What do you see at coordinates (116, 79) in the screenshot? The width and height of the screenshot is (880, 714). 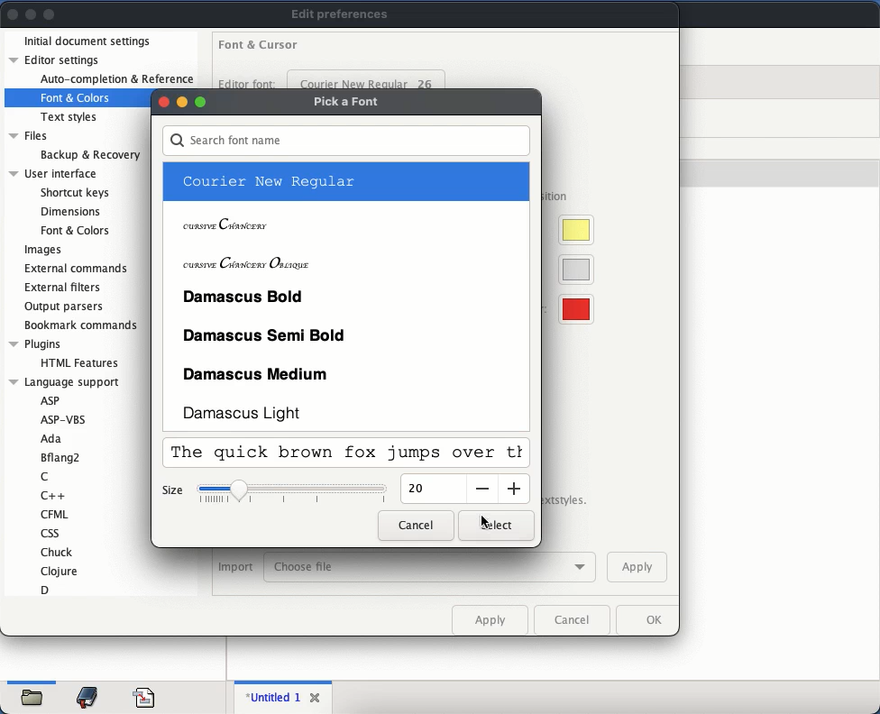 I see `auto completion` at bounding box center [116, 79].